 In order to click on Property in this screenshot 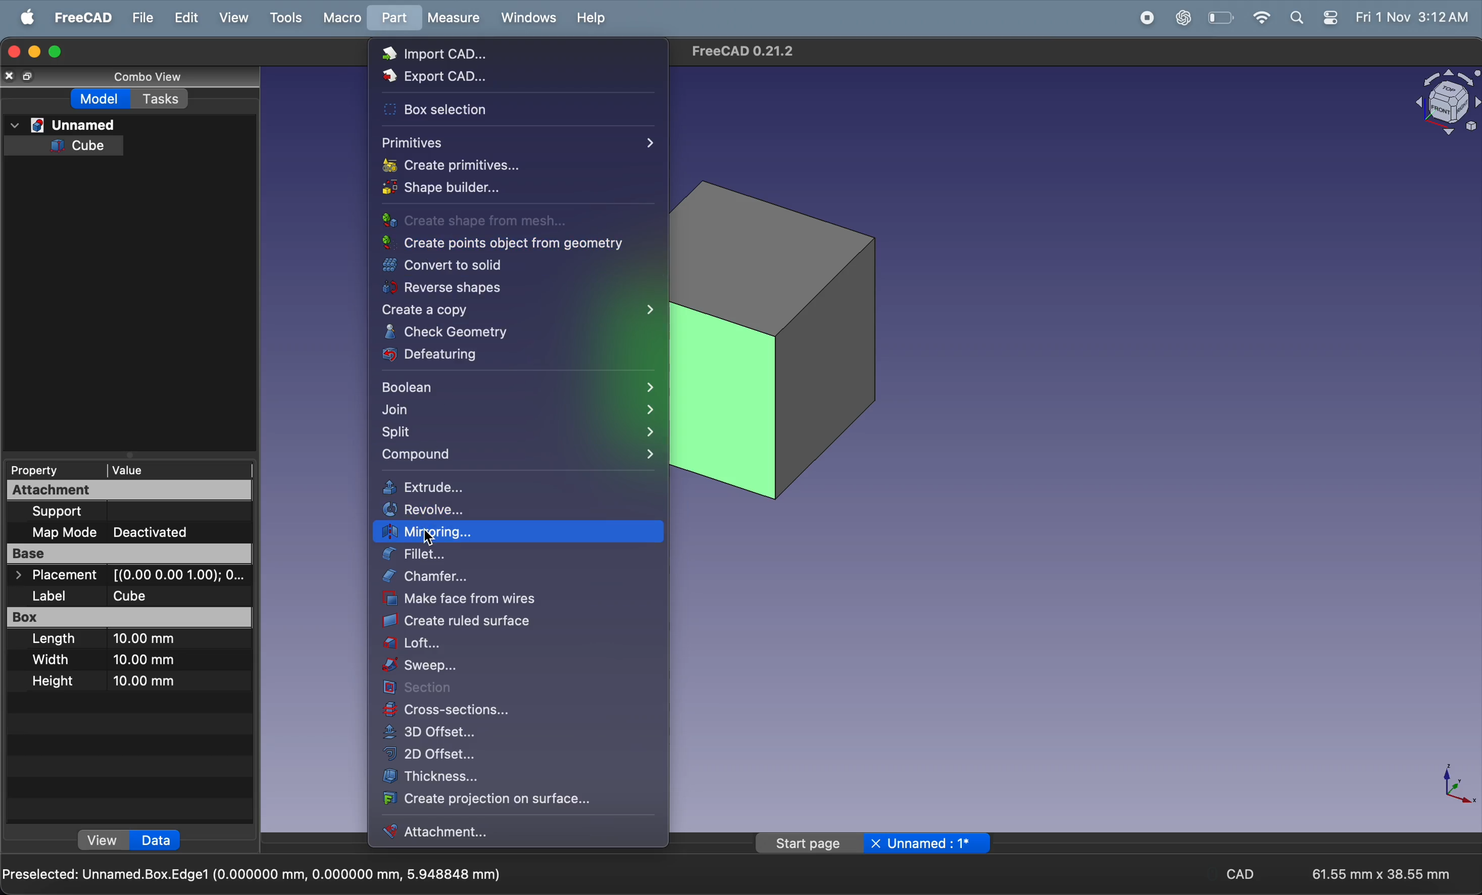, I will do `click(46, 471)`.